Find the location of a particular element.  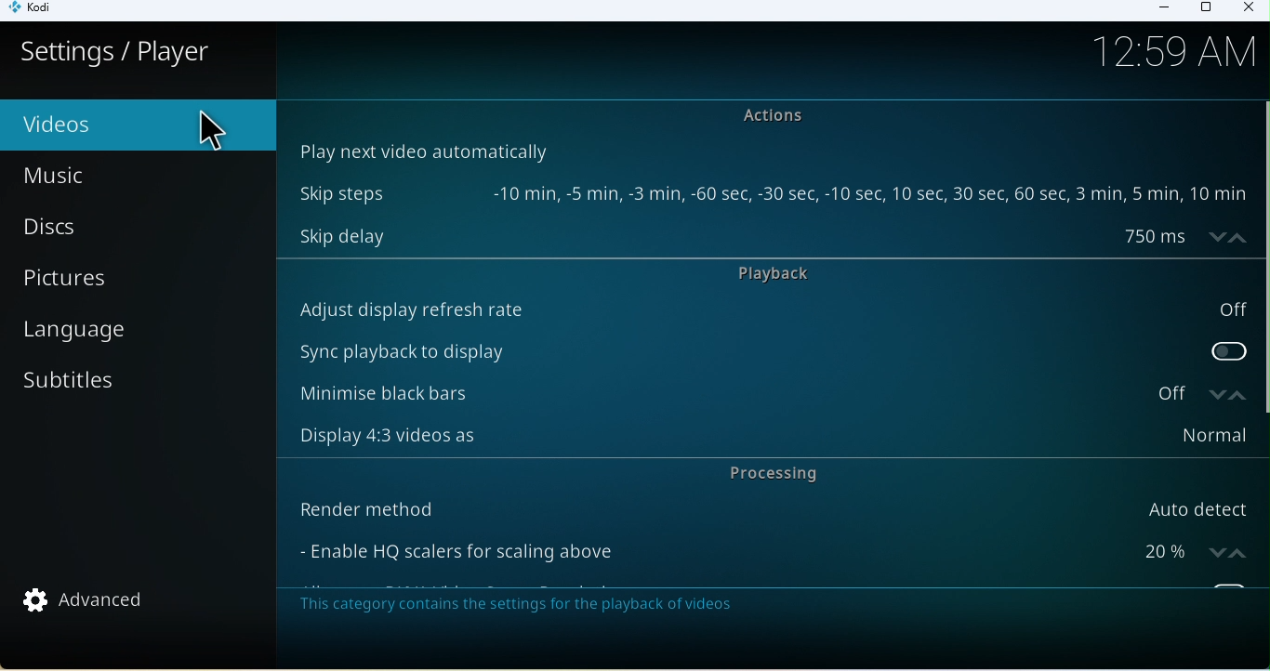

Kodi icon is located at coordinates (38, 11).